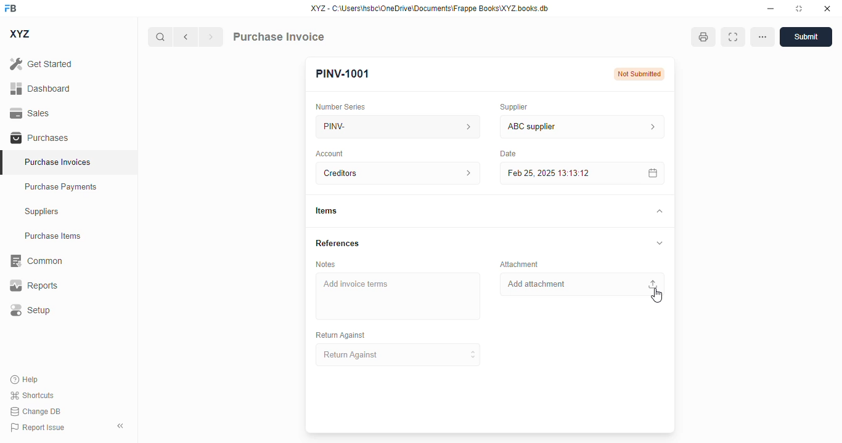 The image size is (842, 443). I want to click on return against, so click(340, 335).